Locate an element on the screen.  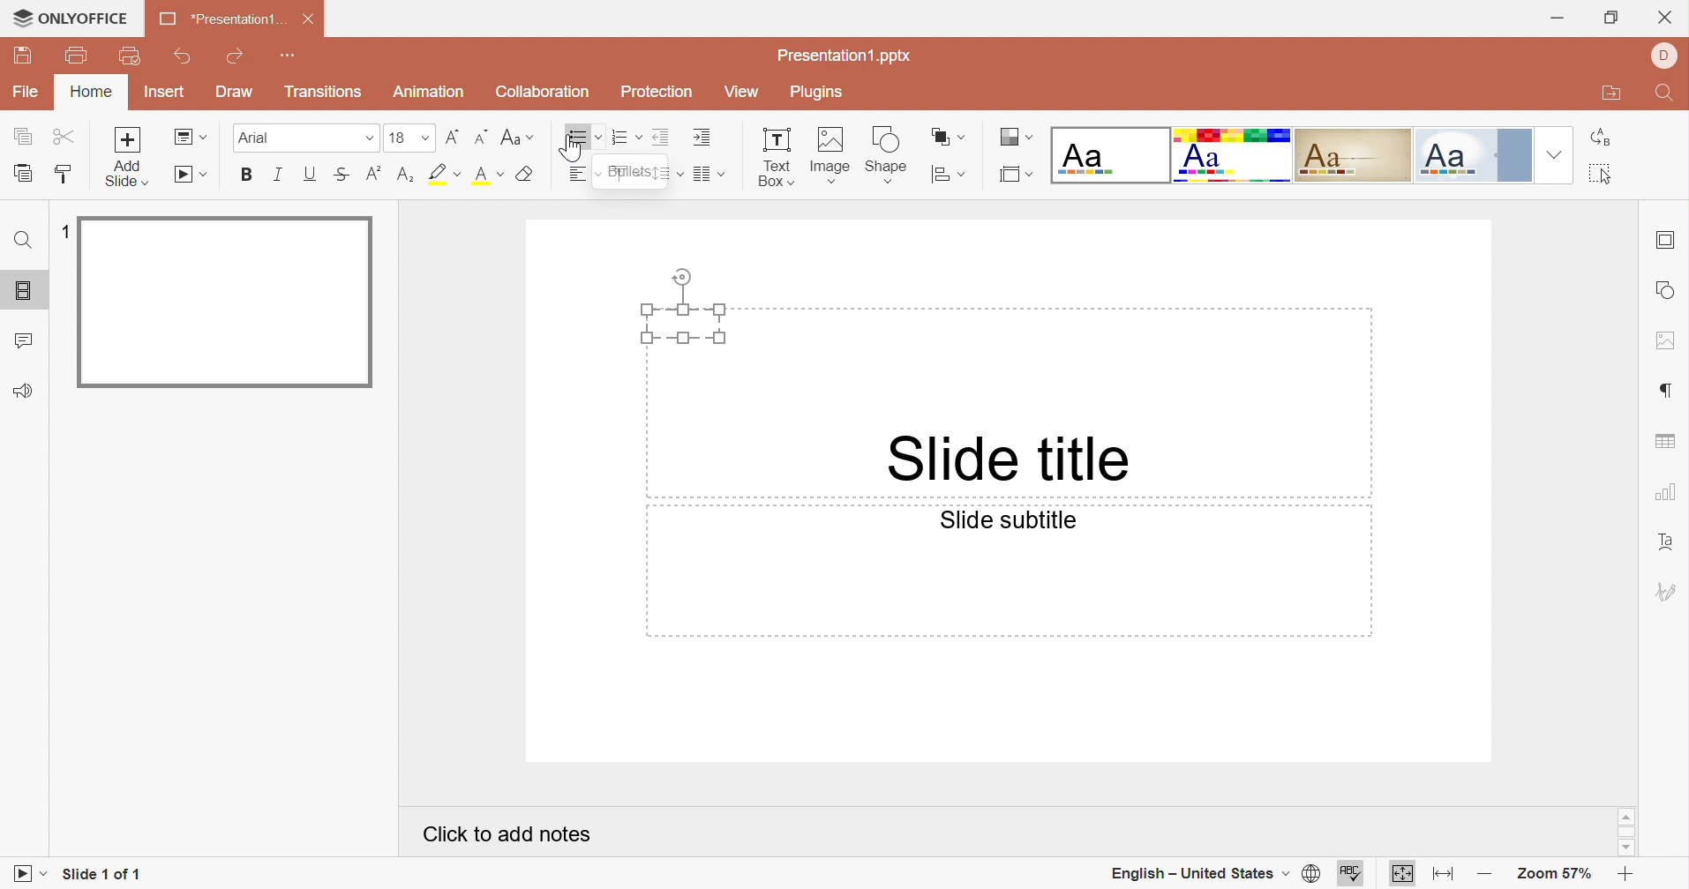
Animation is located at coordinates (434, 94).